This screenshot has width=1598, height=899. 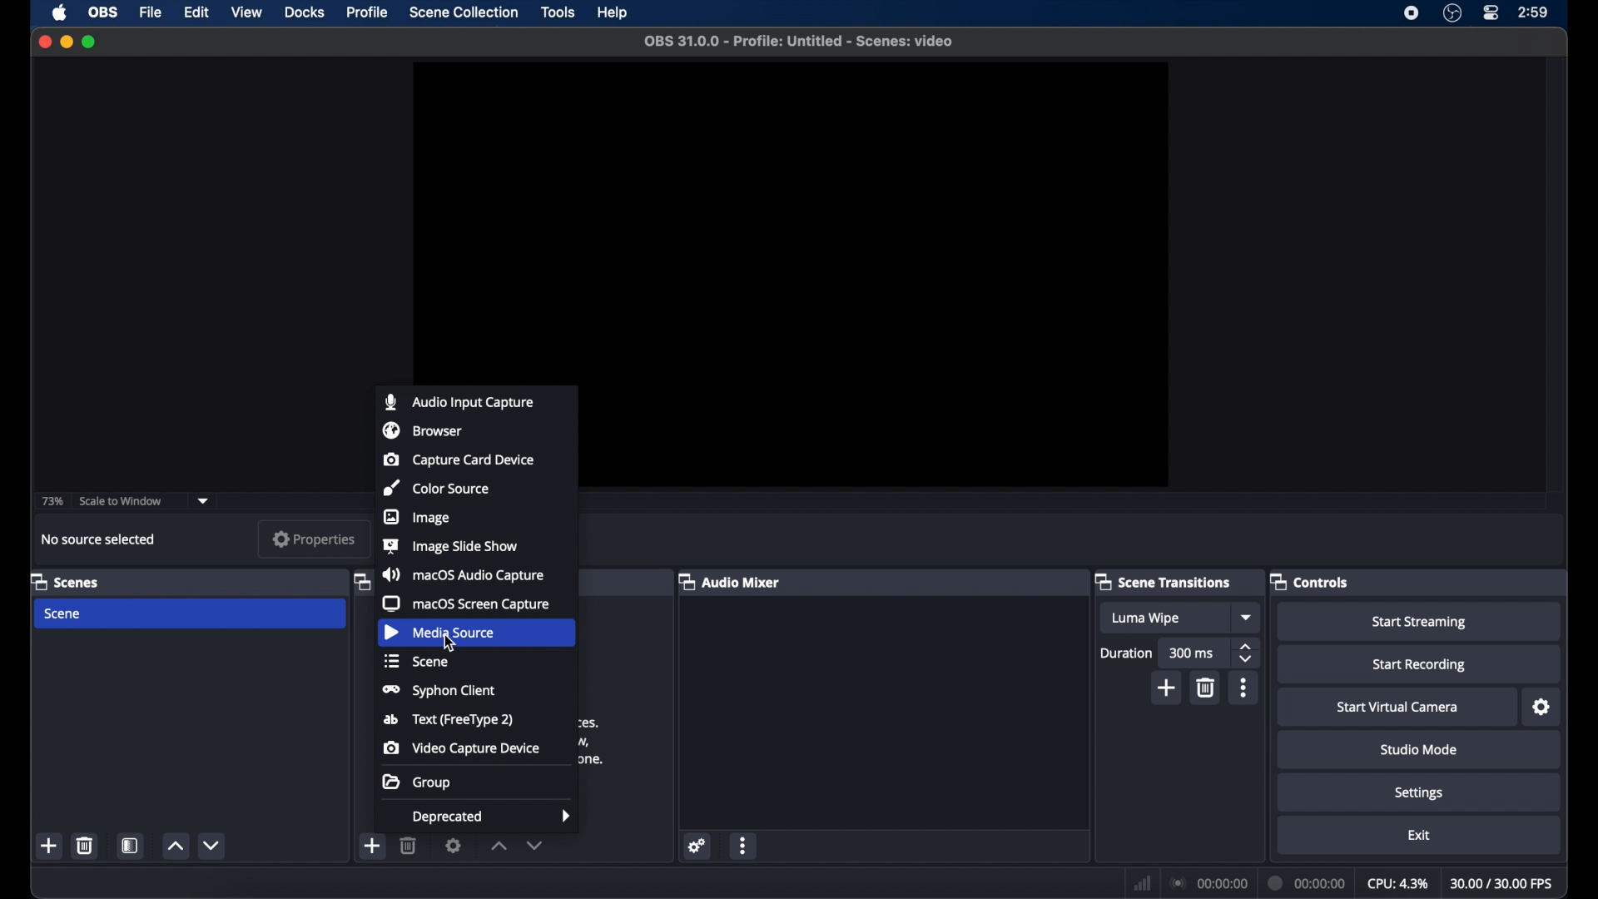 What do you see at coordinates (451, 643) in the screenshot?
I see `cursor` at bounding box center [451, 643].